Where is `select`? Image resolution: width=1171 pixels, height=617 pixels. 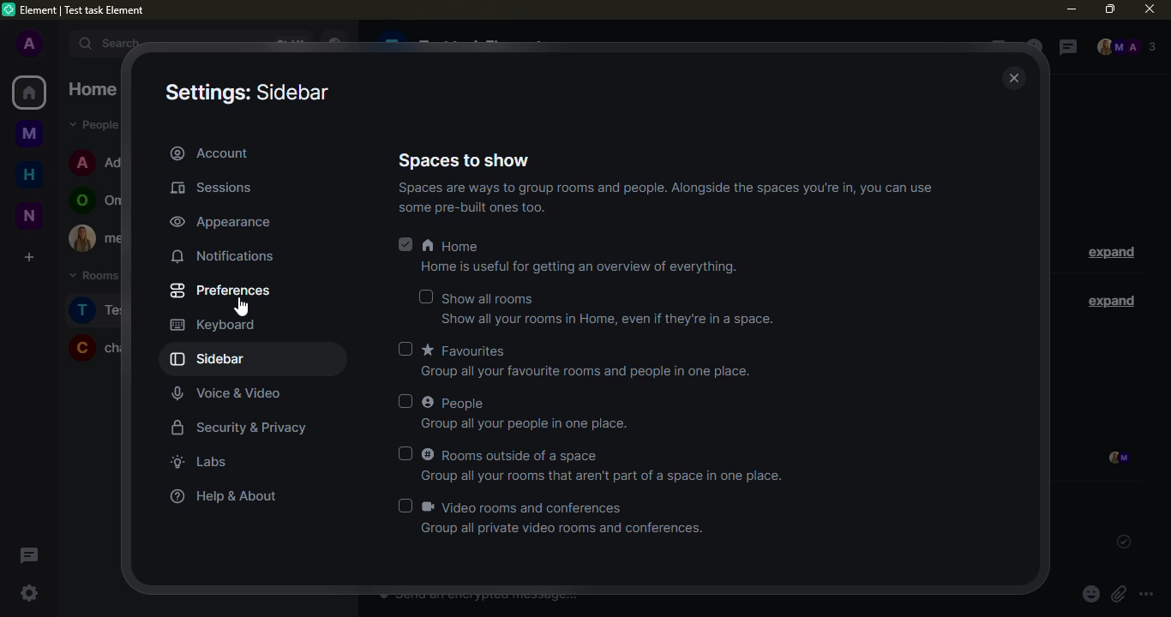 select is located at coordinates (407, 505).